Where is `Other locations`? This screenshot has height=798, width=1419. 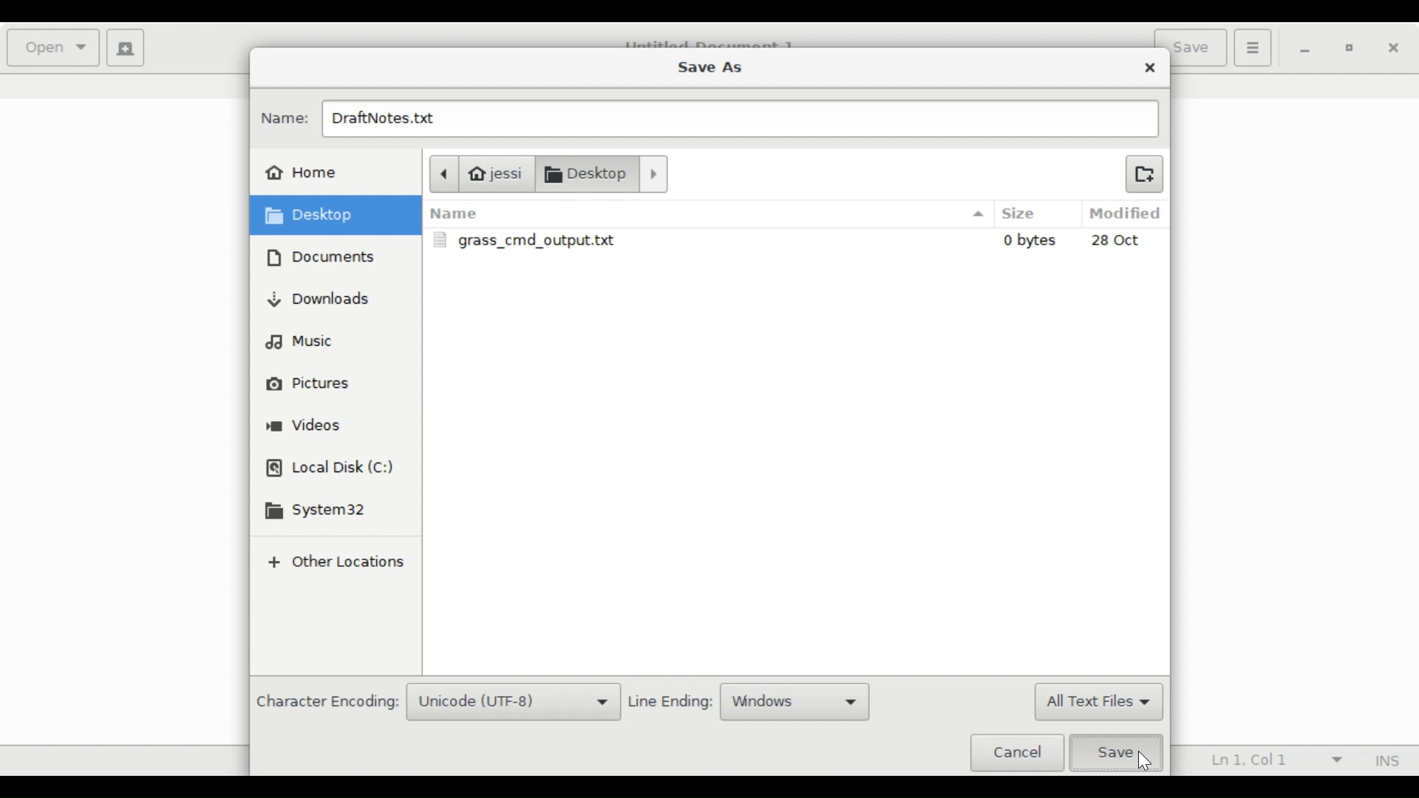 Other locations is located at coordinates (334, 564).